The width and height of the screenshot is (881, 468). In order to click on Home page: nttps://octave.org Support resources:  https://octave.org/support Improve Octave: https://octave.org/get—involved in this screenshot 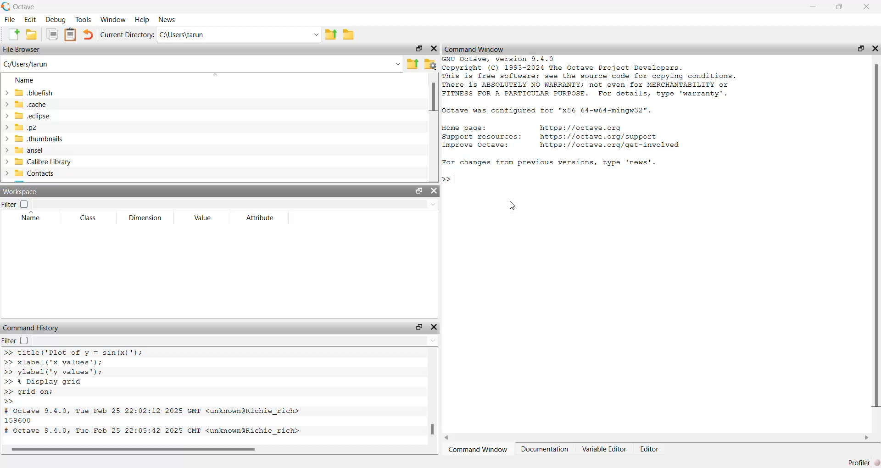, I will do `click(561, 136)`.